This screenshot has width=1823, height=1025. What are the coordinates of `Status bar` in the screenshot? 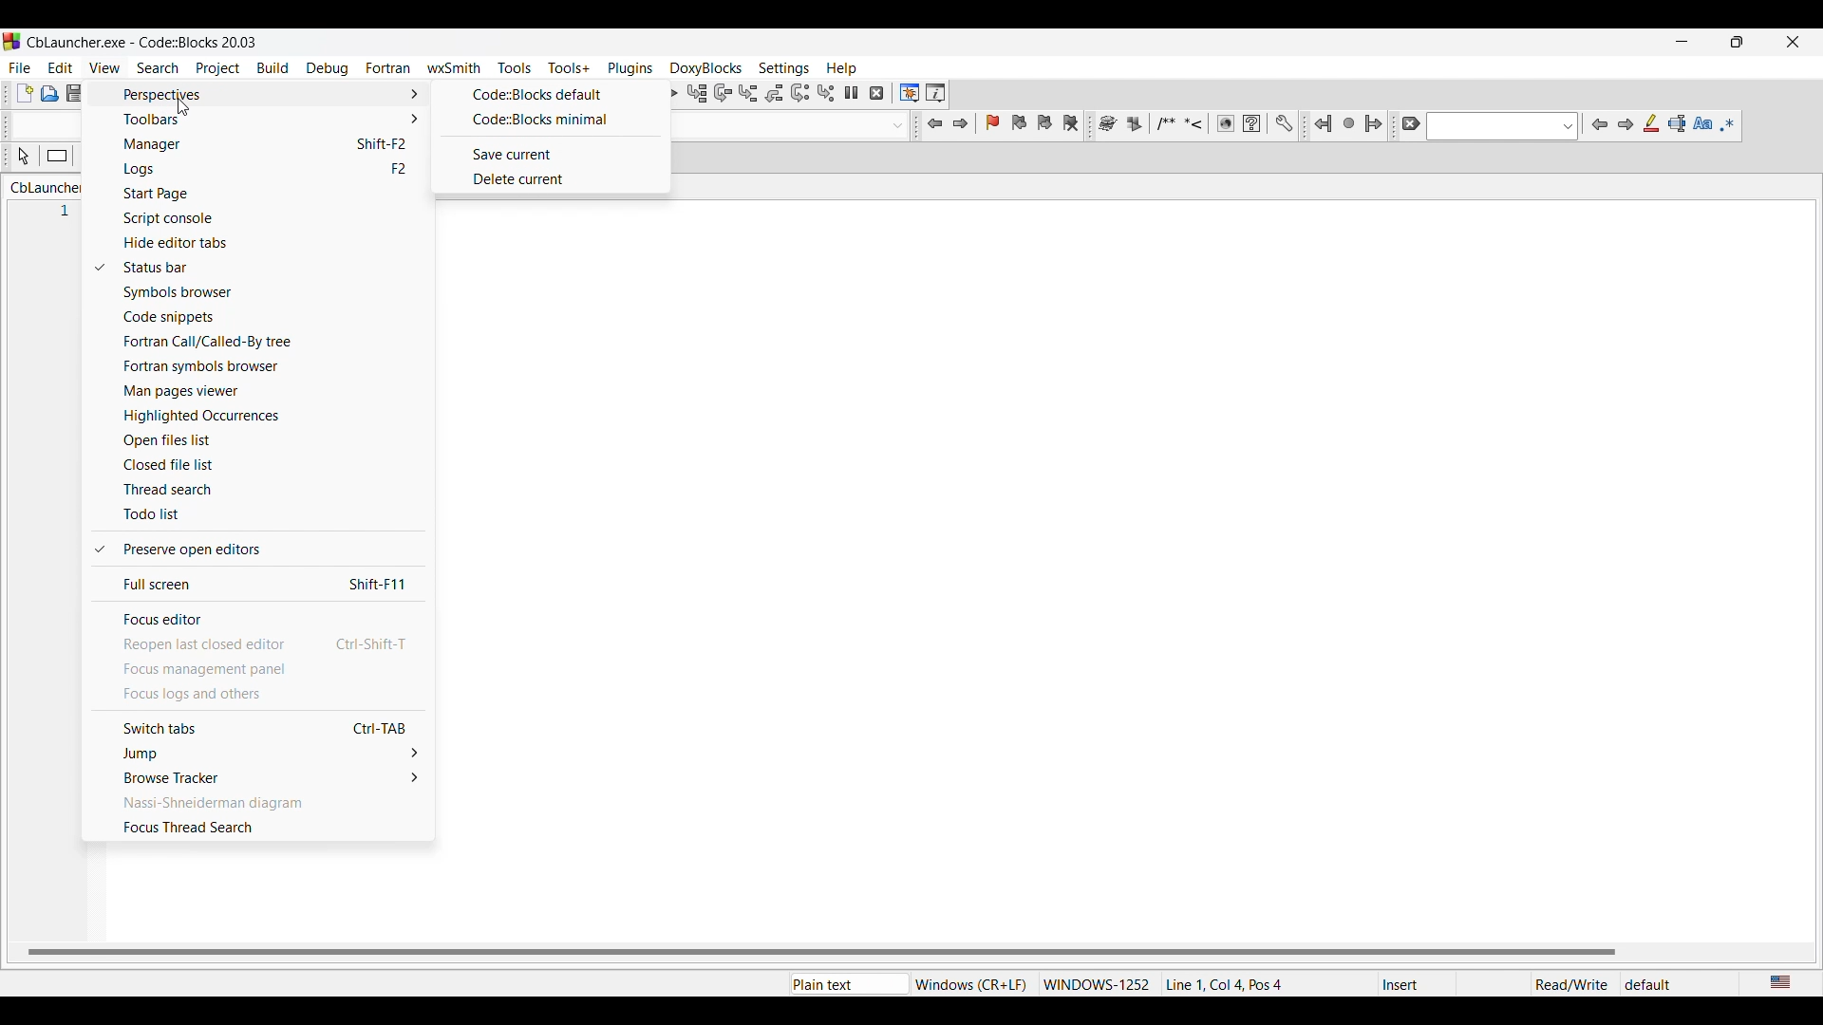 It's located at (273, 268).